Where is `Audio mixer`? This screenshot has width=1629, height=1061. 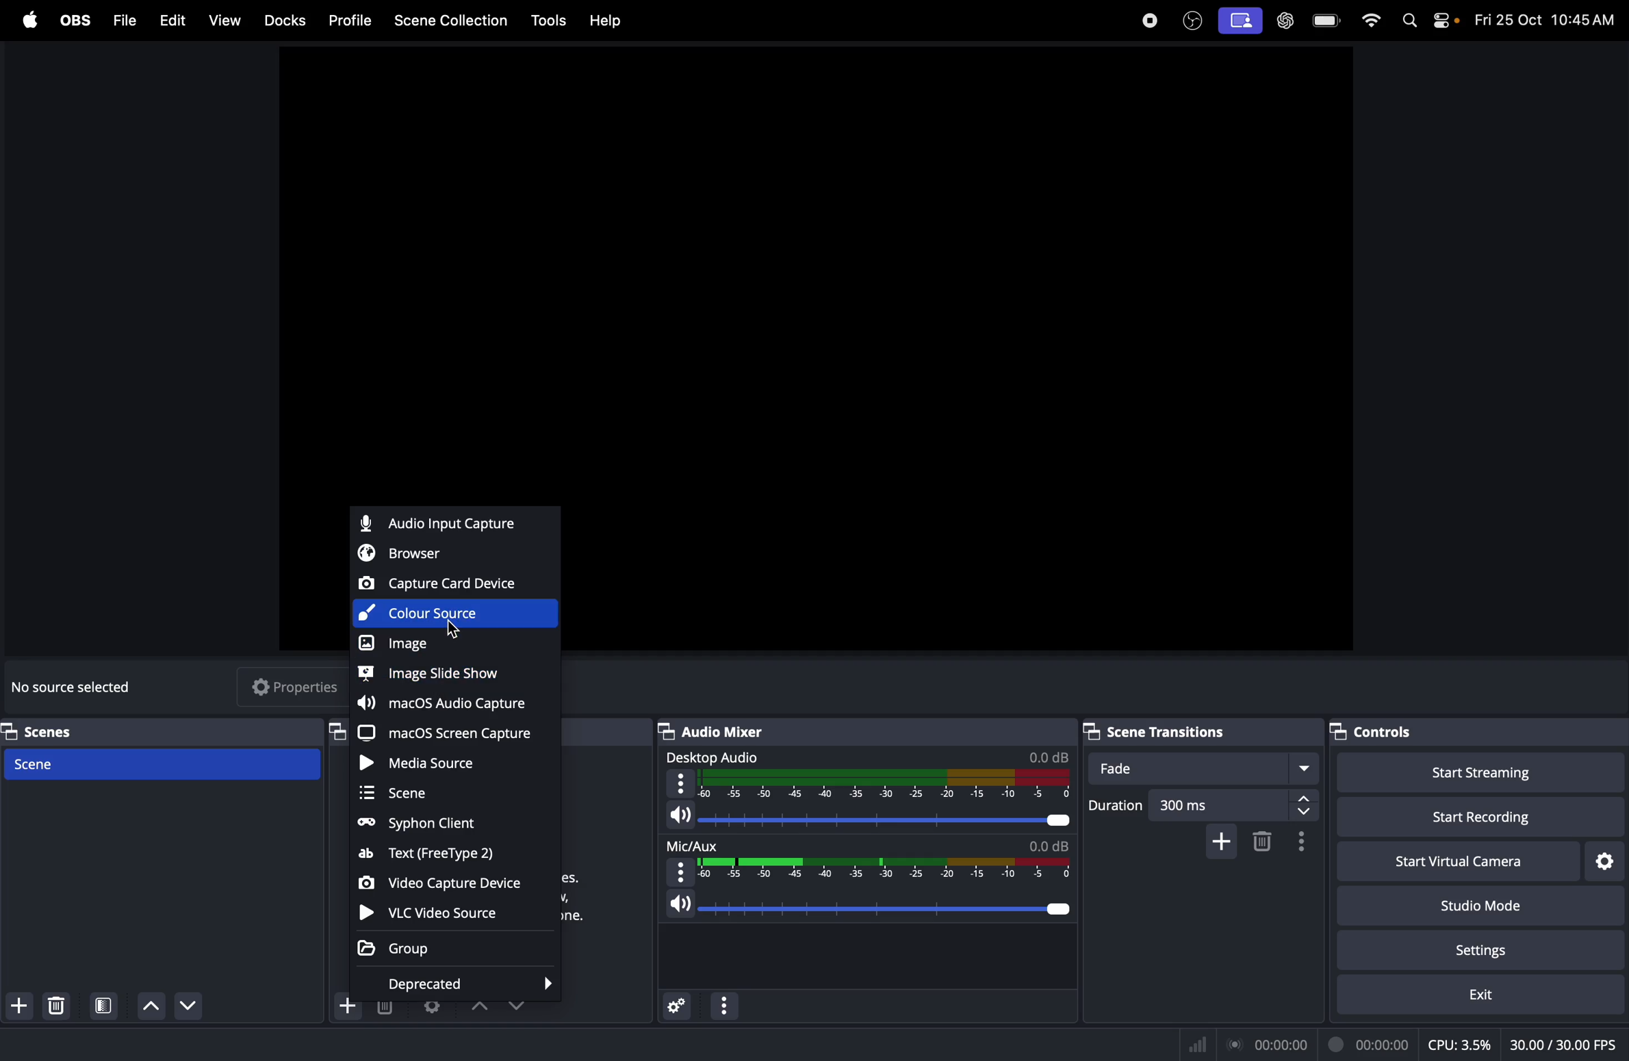
Audio mixer is located at coordinates (716, 732).